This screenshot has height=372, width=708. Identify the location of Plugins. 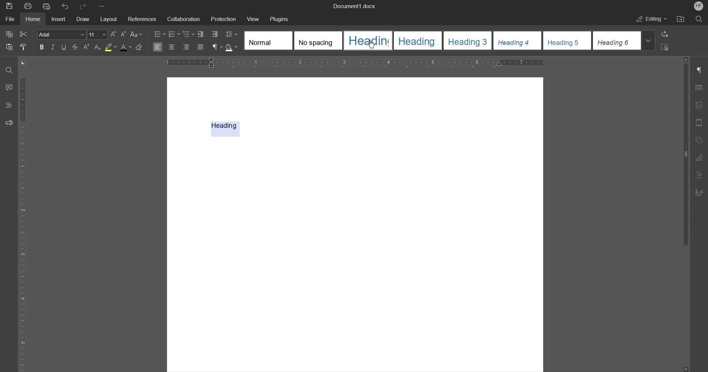
(280, 18).